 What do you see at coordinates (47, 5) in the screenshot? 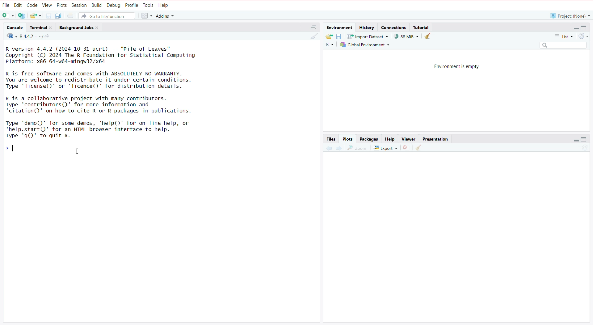
I see `View` at bounding box center [47, 5].